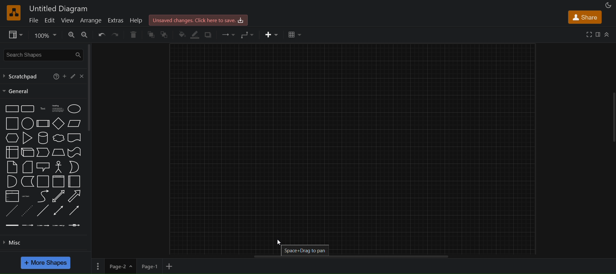 This screenshot has width=616, height=274. Describe the element at coordinates (199, 20) in the screenshot. I see `click here to save` at that location.